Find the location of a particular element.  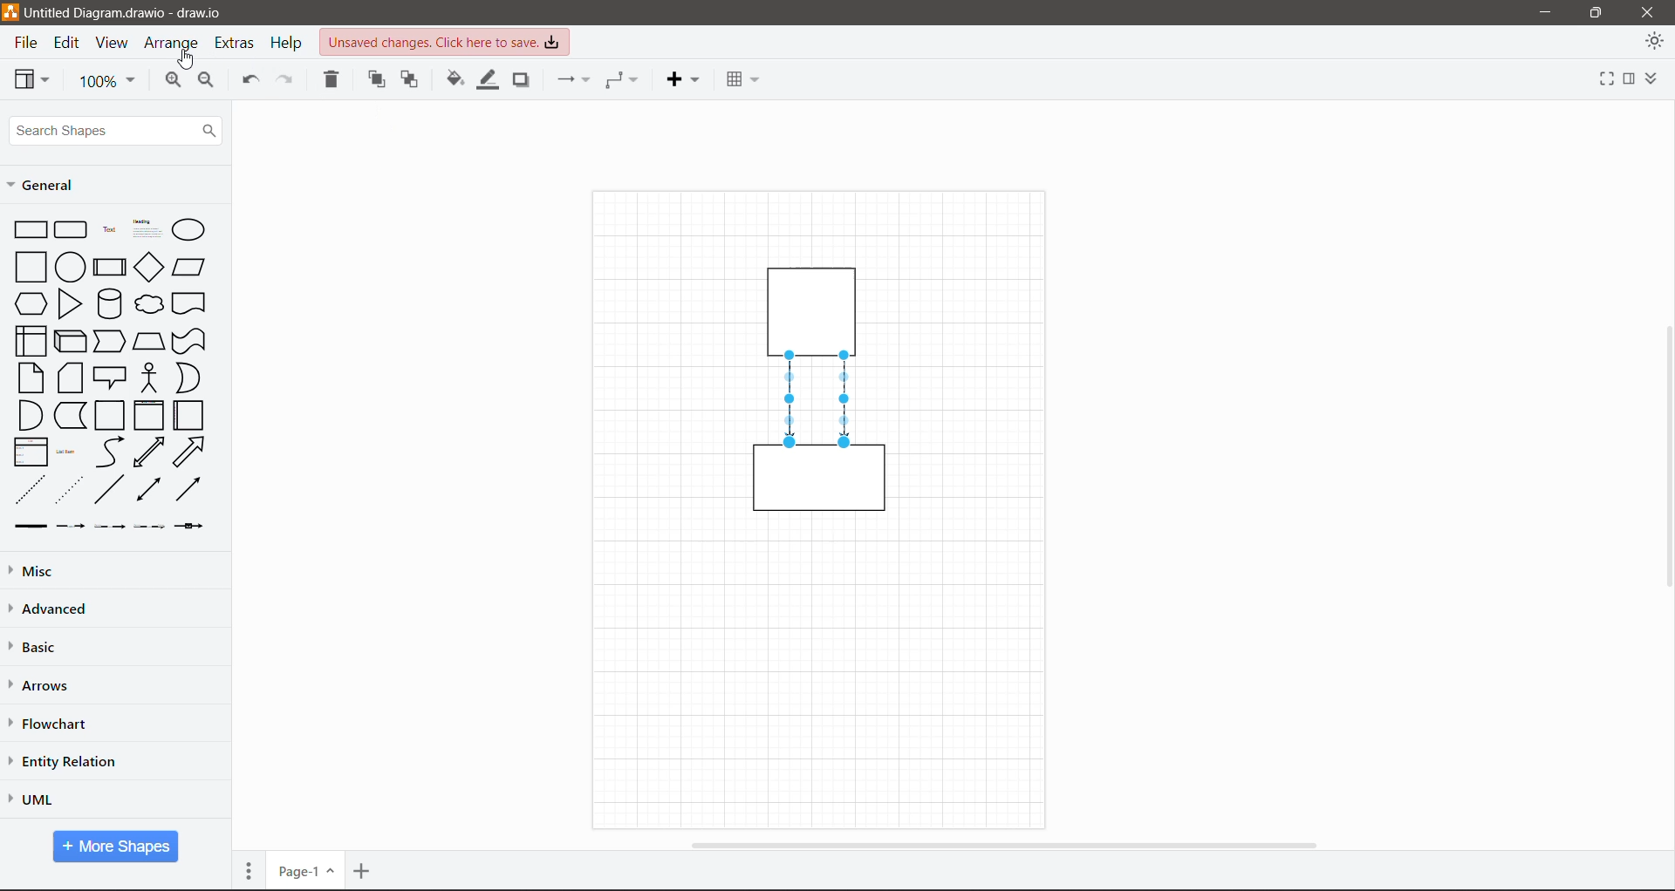

Step is located at coordinates (110, 339).